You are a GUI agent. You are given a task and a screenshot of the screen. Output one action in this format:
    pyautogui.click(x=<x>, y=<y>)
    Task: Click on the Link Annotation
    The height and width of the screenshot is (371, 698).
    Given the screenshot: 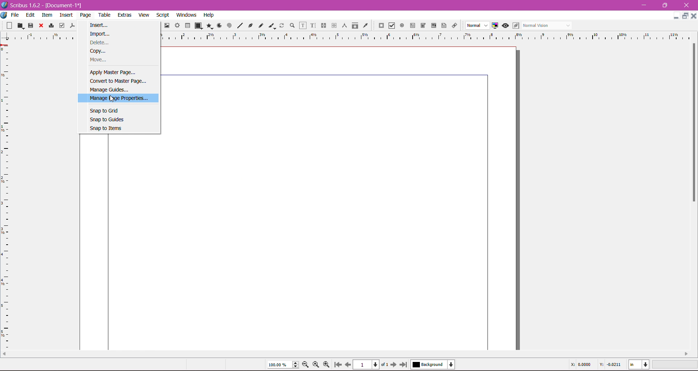 What is the action you would take?
    pyautogui.click(x=455, y=26)
    